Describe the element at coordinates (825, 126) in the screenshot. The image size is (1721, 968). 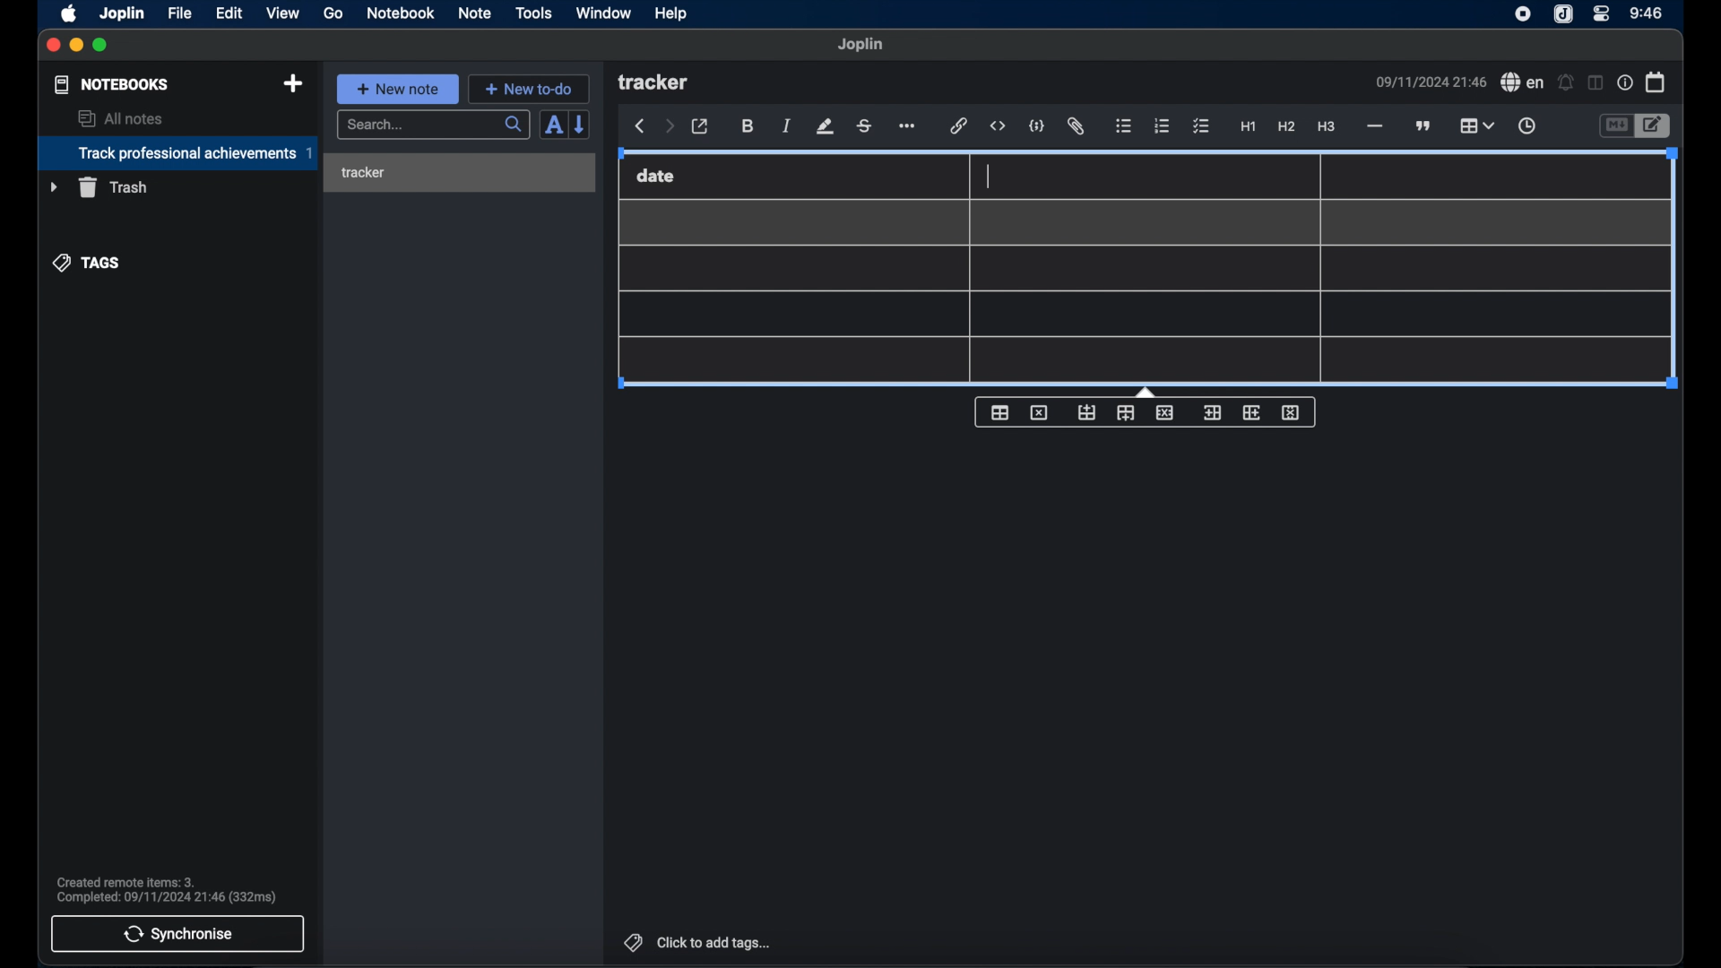
I see `highlight` at that location.